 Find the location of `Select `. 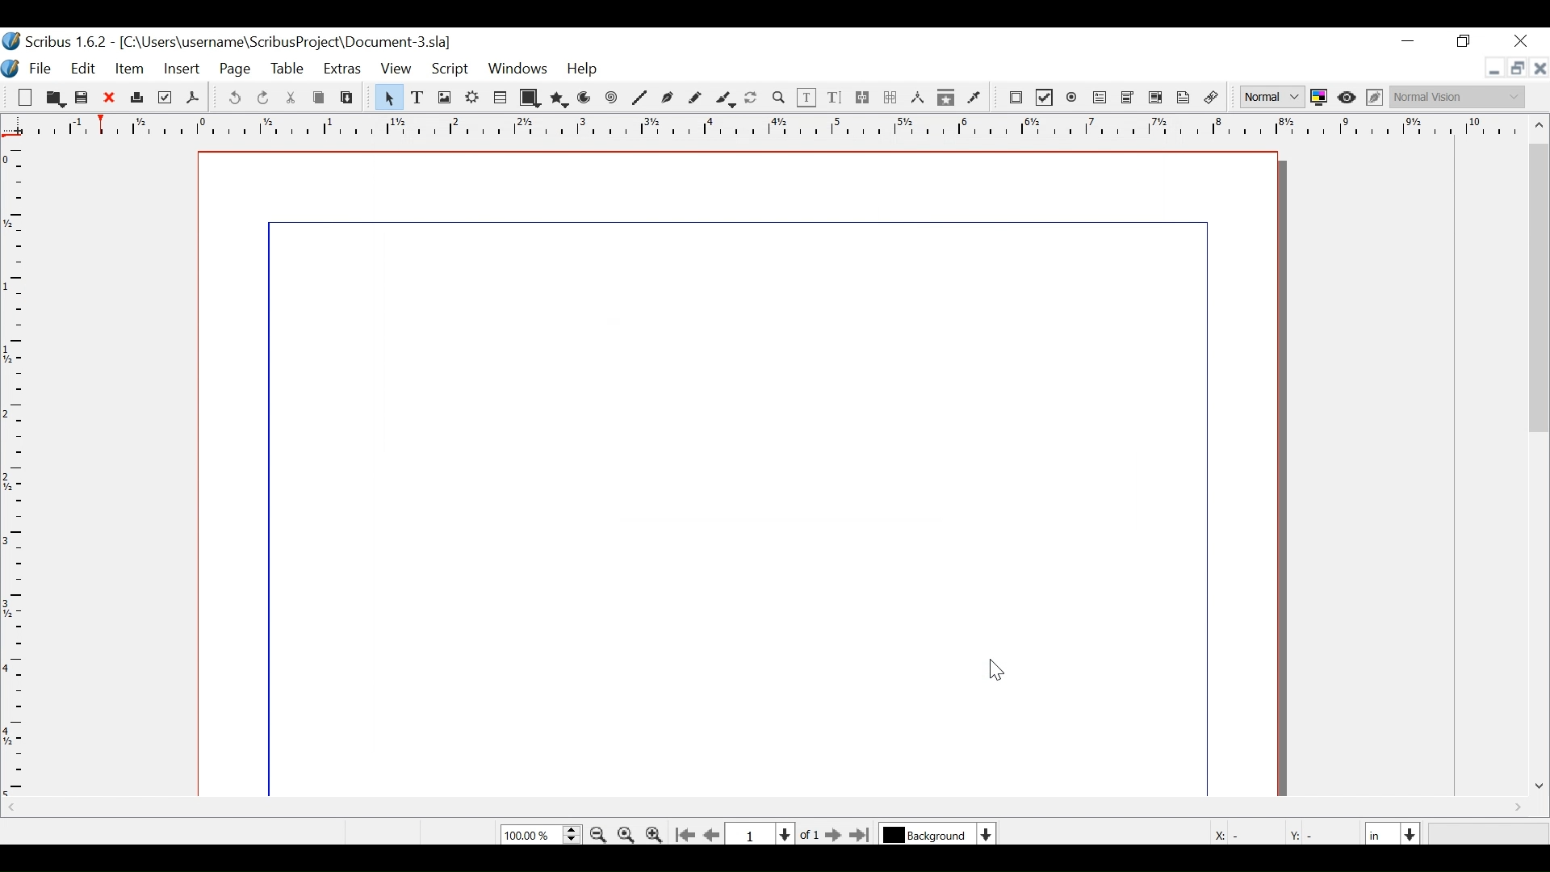

Select  is located at coordinates (387, 97).